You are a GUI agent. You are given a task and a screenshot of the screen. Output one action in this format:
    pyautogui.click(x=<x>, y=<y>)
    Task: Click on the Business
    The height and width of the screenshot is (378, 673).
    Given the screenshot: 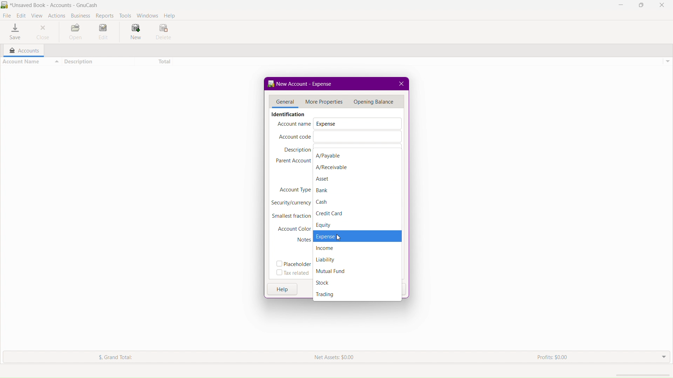 What is the action you would take?
    pyautogui.click(x=79, y=14)
    